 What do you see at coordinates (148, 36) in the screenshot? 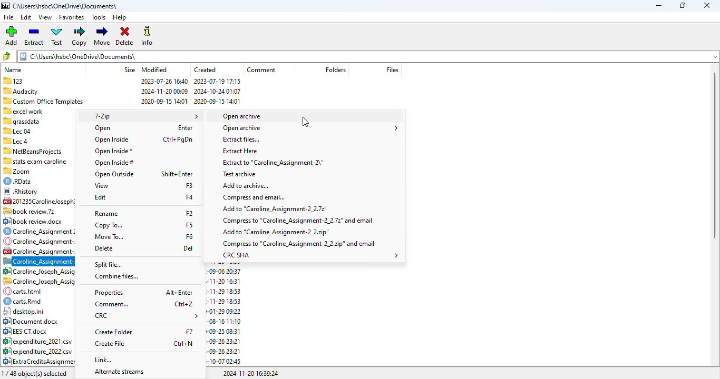
I see `info` at bounding box center [148, 36].